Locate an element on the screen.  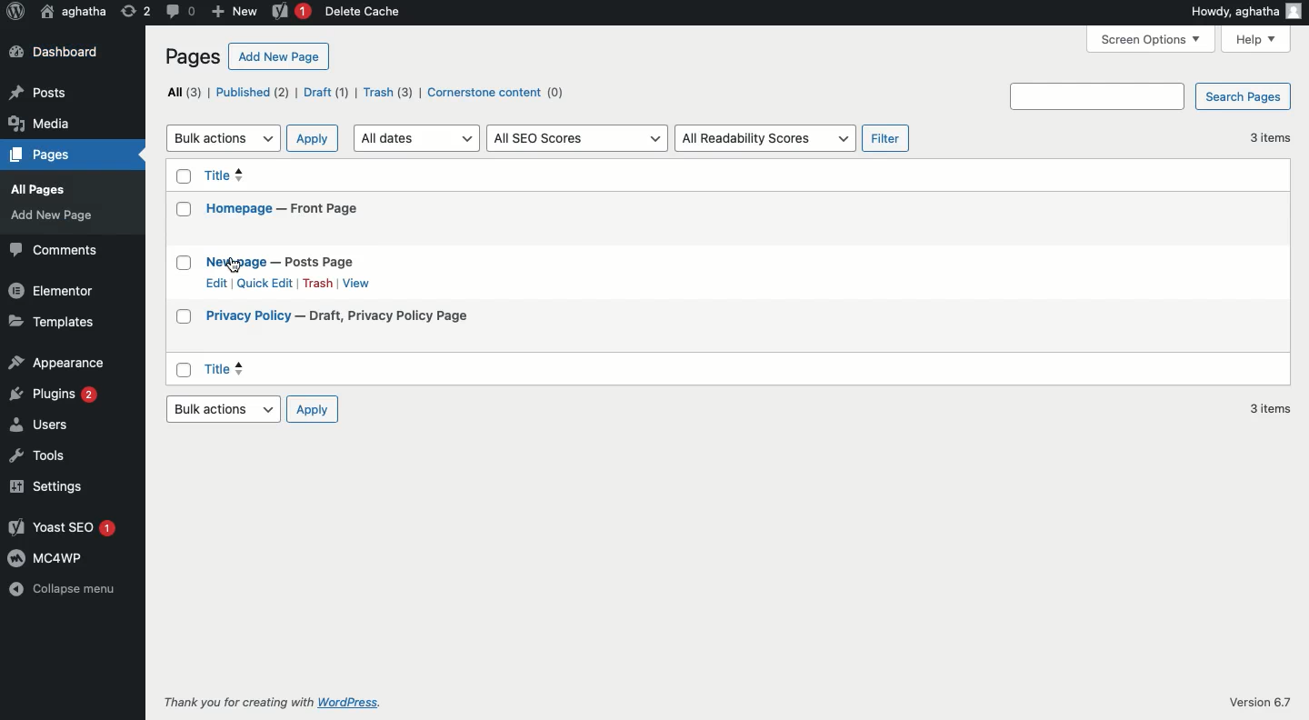
Sort by Title is located at coordinates (343, 367).